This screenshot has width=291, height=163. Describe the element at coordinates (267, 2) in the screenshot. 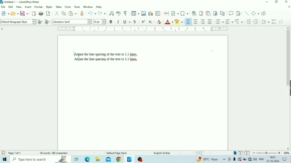

I see `Minimize` at that location.